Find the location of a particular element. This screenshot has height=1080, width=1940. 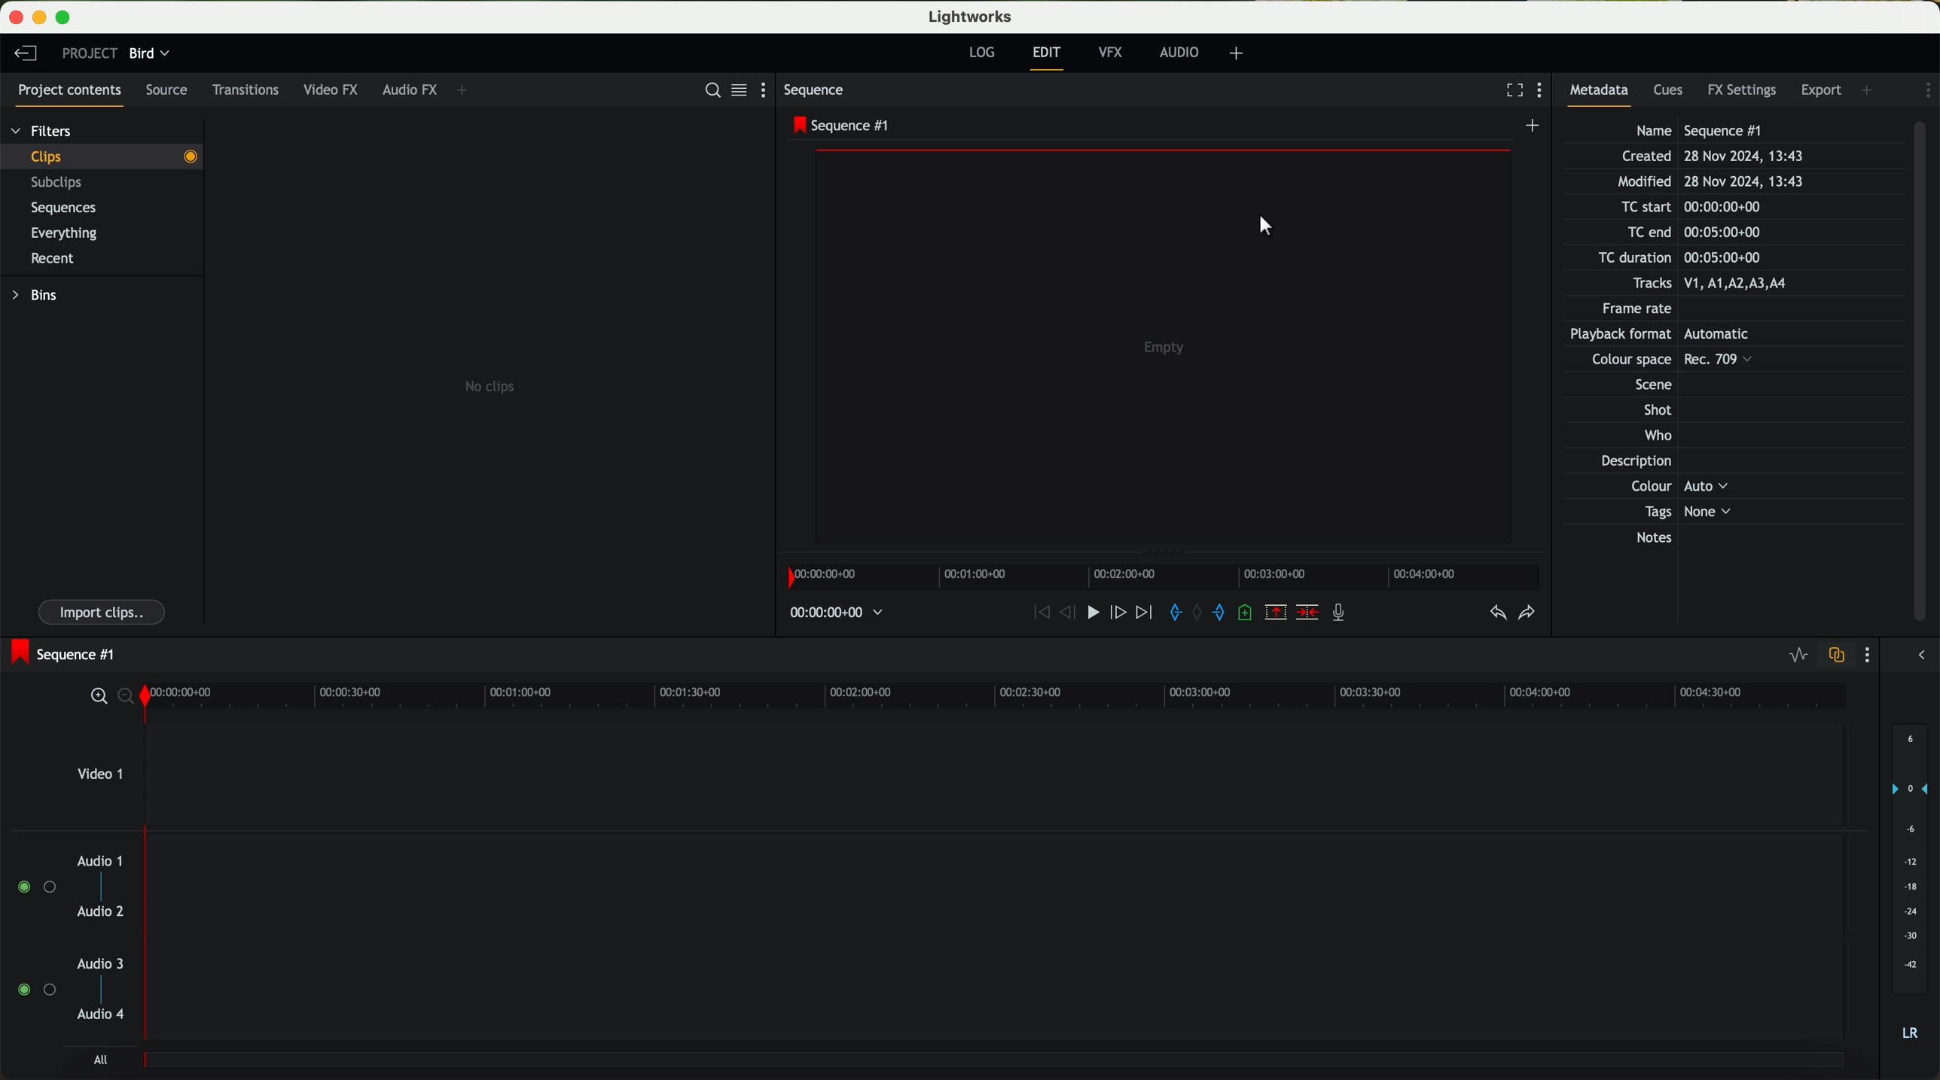

sequence is located at coordinates (817, 90).